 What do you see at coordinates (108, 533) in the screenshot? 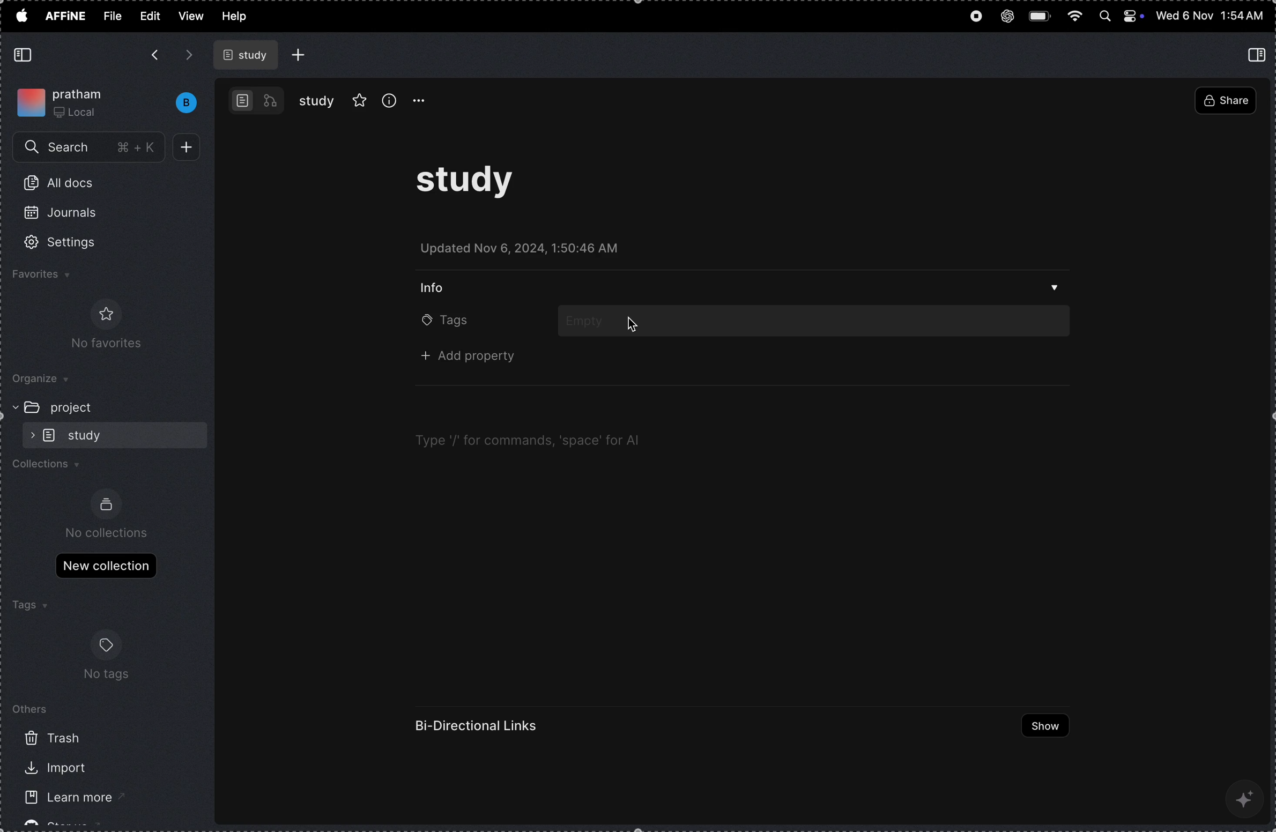
I see `no collections` at bounding box center [108, 533].